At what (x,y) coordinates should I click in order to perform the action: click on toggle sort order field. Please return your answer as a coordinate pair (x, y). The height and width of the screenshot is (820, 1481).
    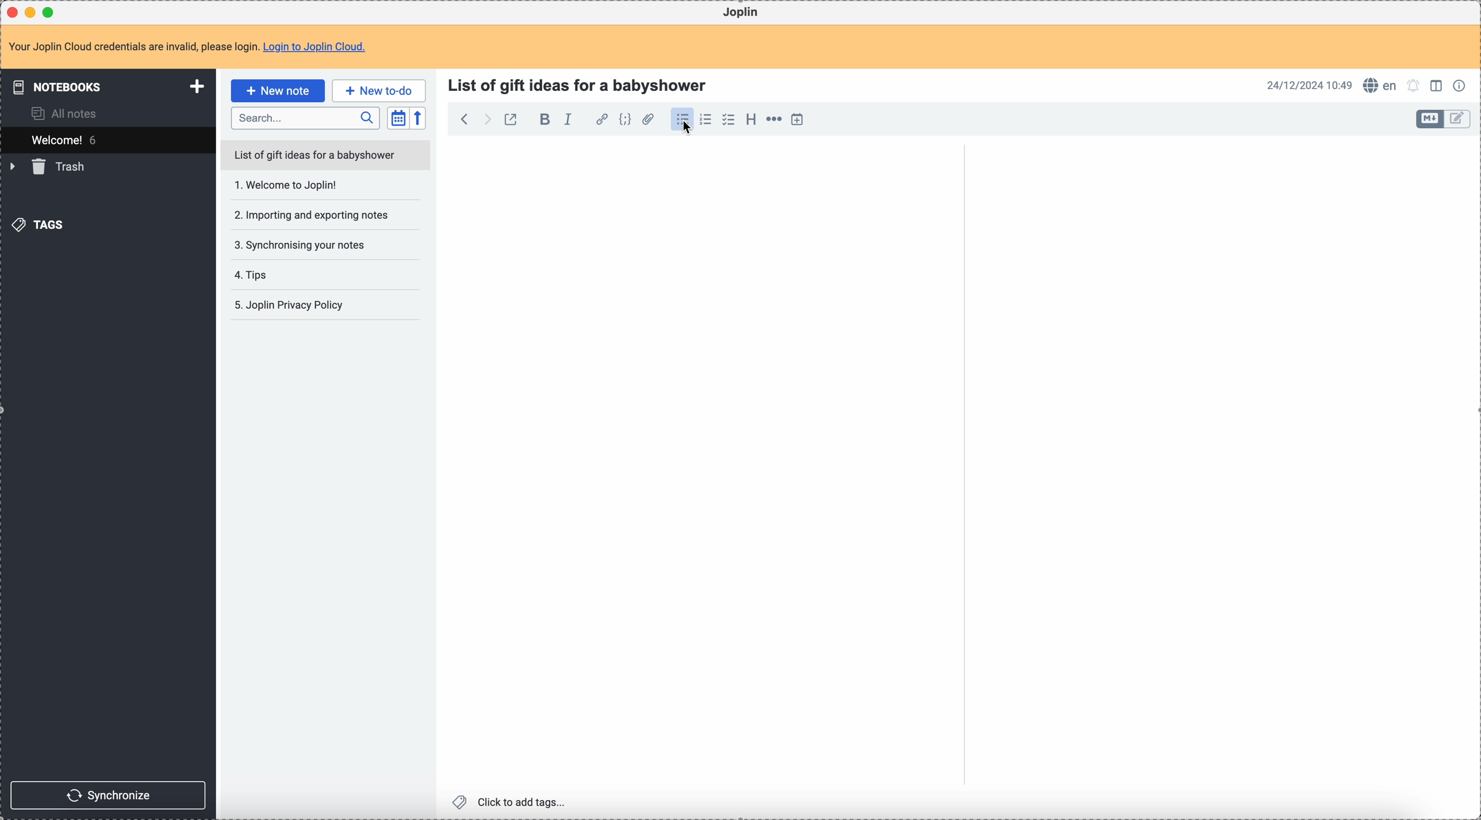
    Looking at the image, I should click on (397, 118).